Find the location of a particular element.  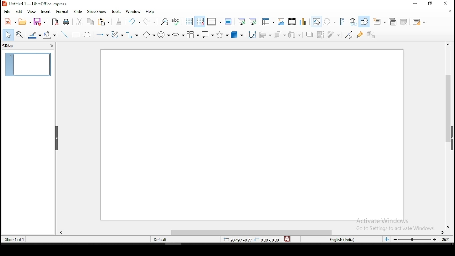

toggle point edit mode is located at coordinates (349, 35).